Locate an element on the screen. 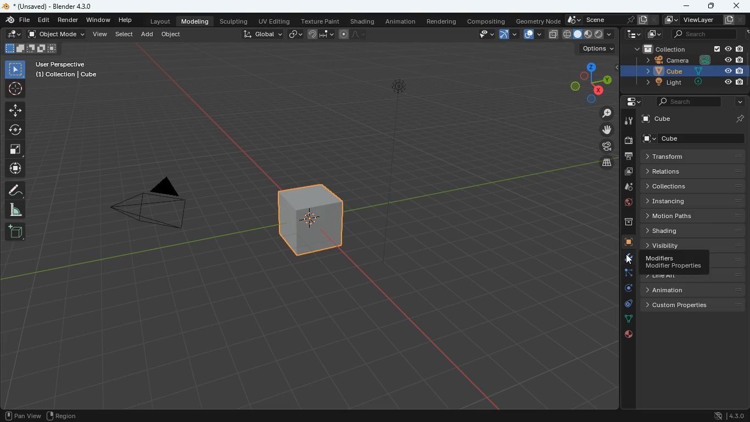 This screenshot has height=422, width=750. arc is located at coordinates (508, 34).